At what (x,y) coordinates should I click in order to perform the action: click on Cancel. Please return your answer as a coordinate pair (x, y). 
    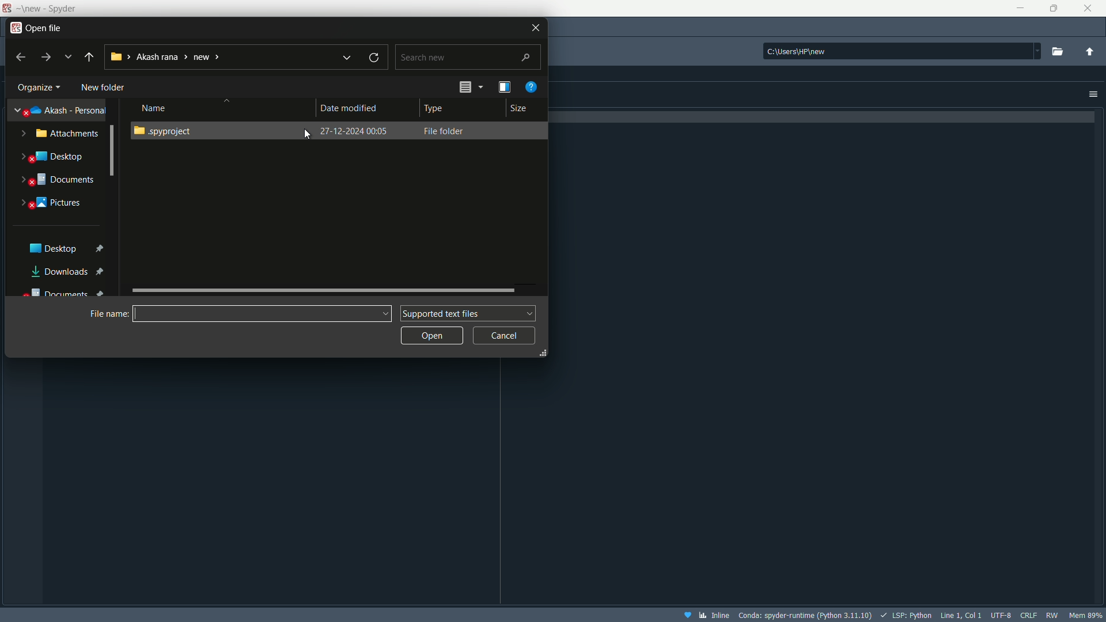
    Looking at the image, I should click on (505, 337).